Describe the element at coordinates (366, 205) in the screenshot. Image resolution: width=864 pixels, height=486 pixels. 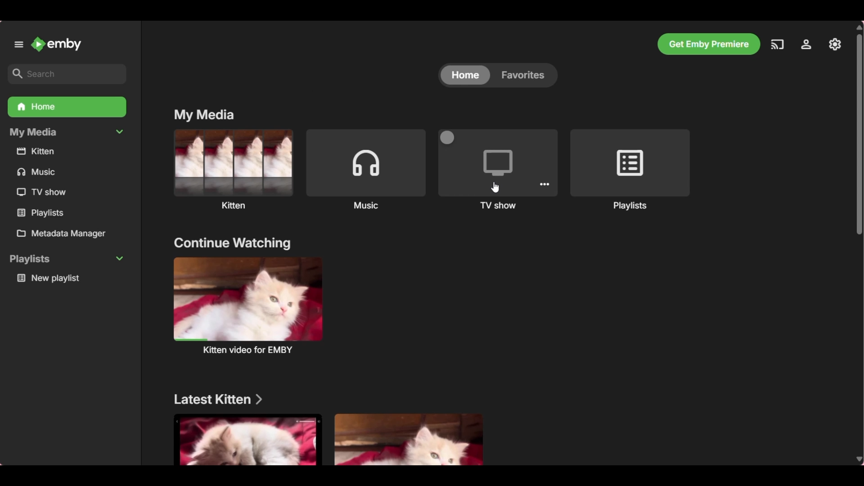
I see `text` at that location.